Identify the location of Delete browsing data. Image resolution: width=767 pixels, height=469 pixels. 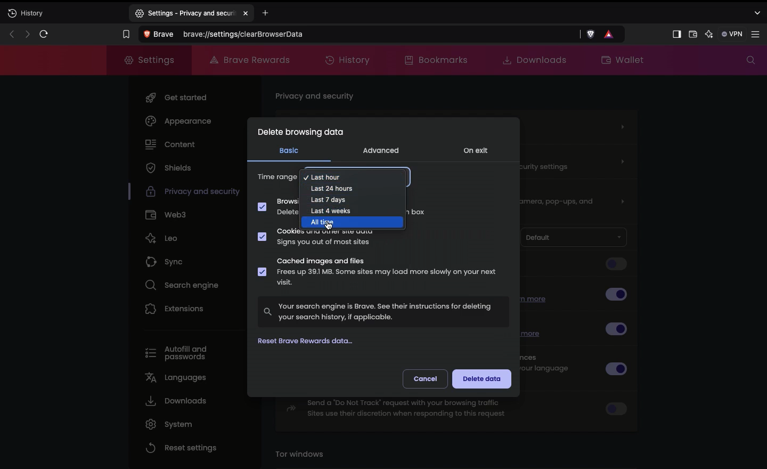
(300, 134).